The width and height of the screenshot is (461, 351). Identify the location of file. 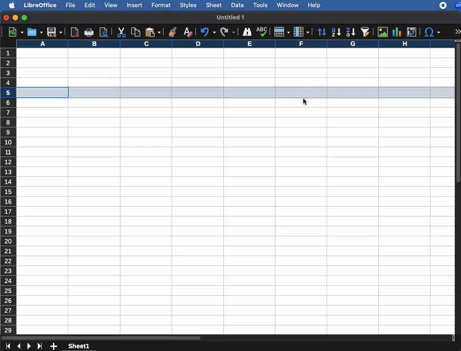
(70, 5).